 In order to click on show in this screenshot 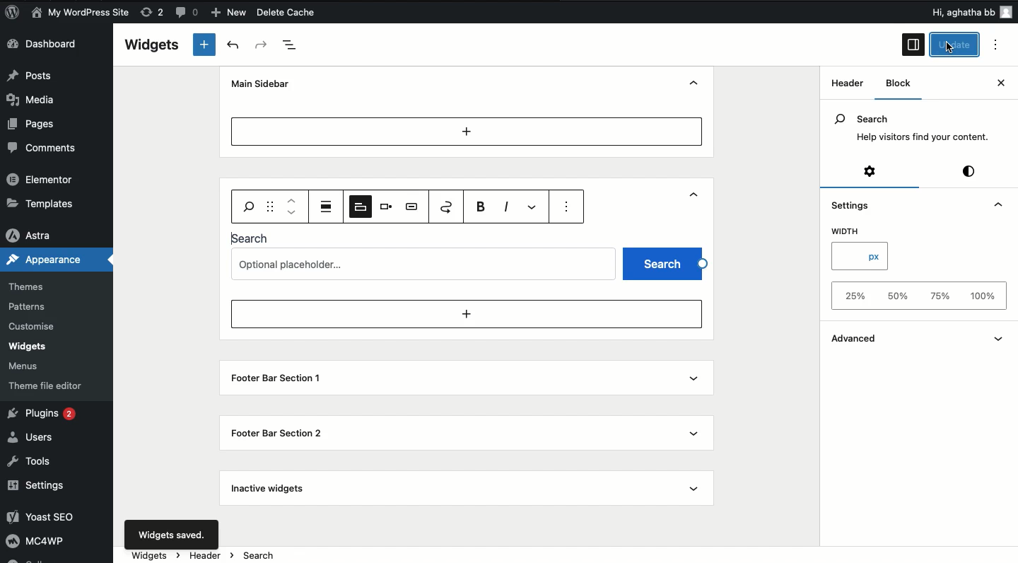, I will do `click(697, 430)`.